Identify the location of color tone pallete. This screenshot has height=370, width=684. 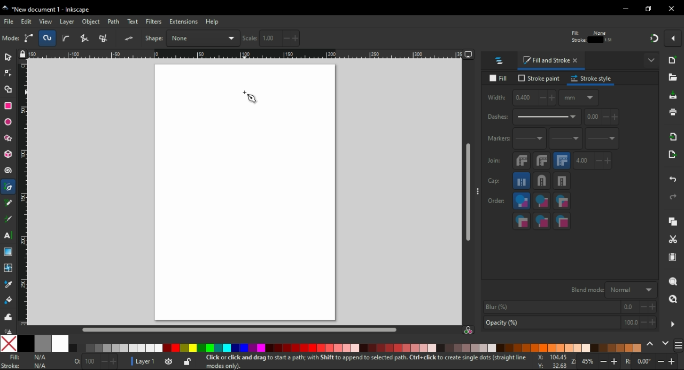
(320, 347).